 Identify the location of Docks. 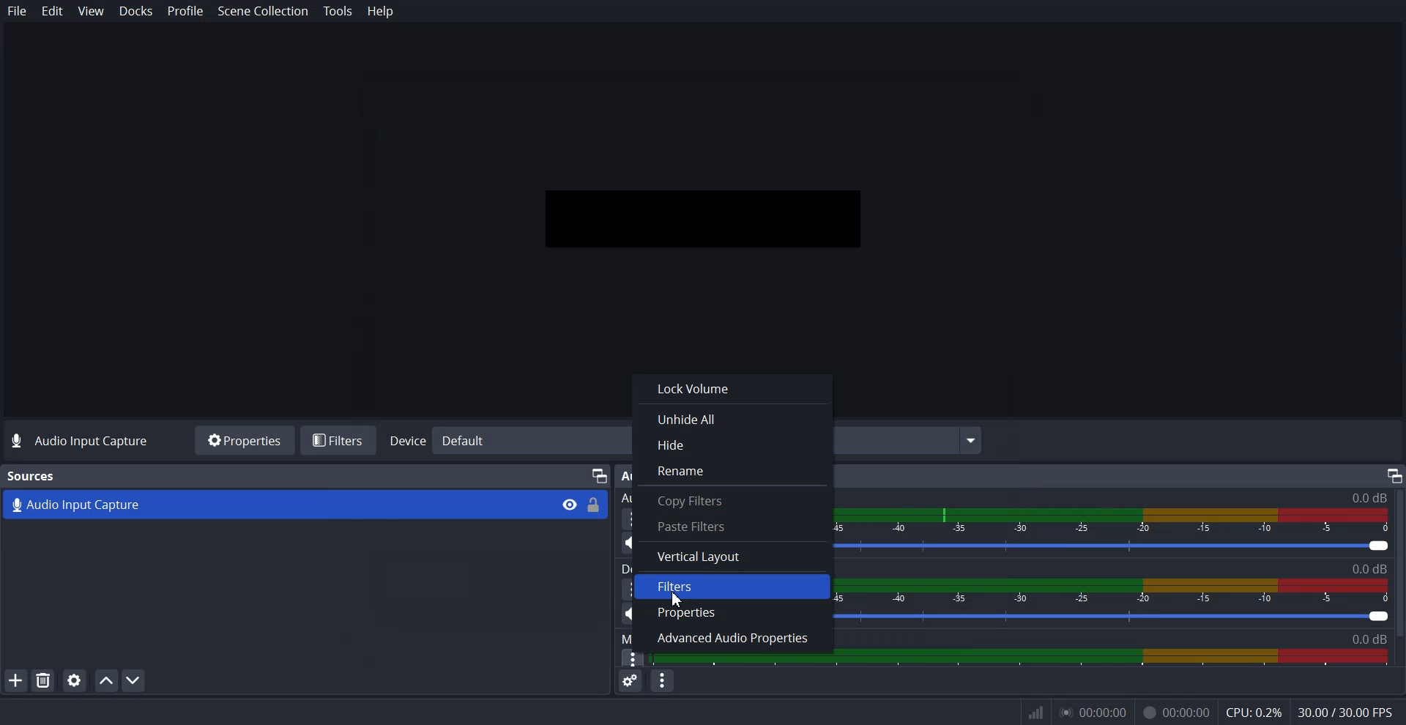
(136, 12).